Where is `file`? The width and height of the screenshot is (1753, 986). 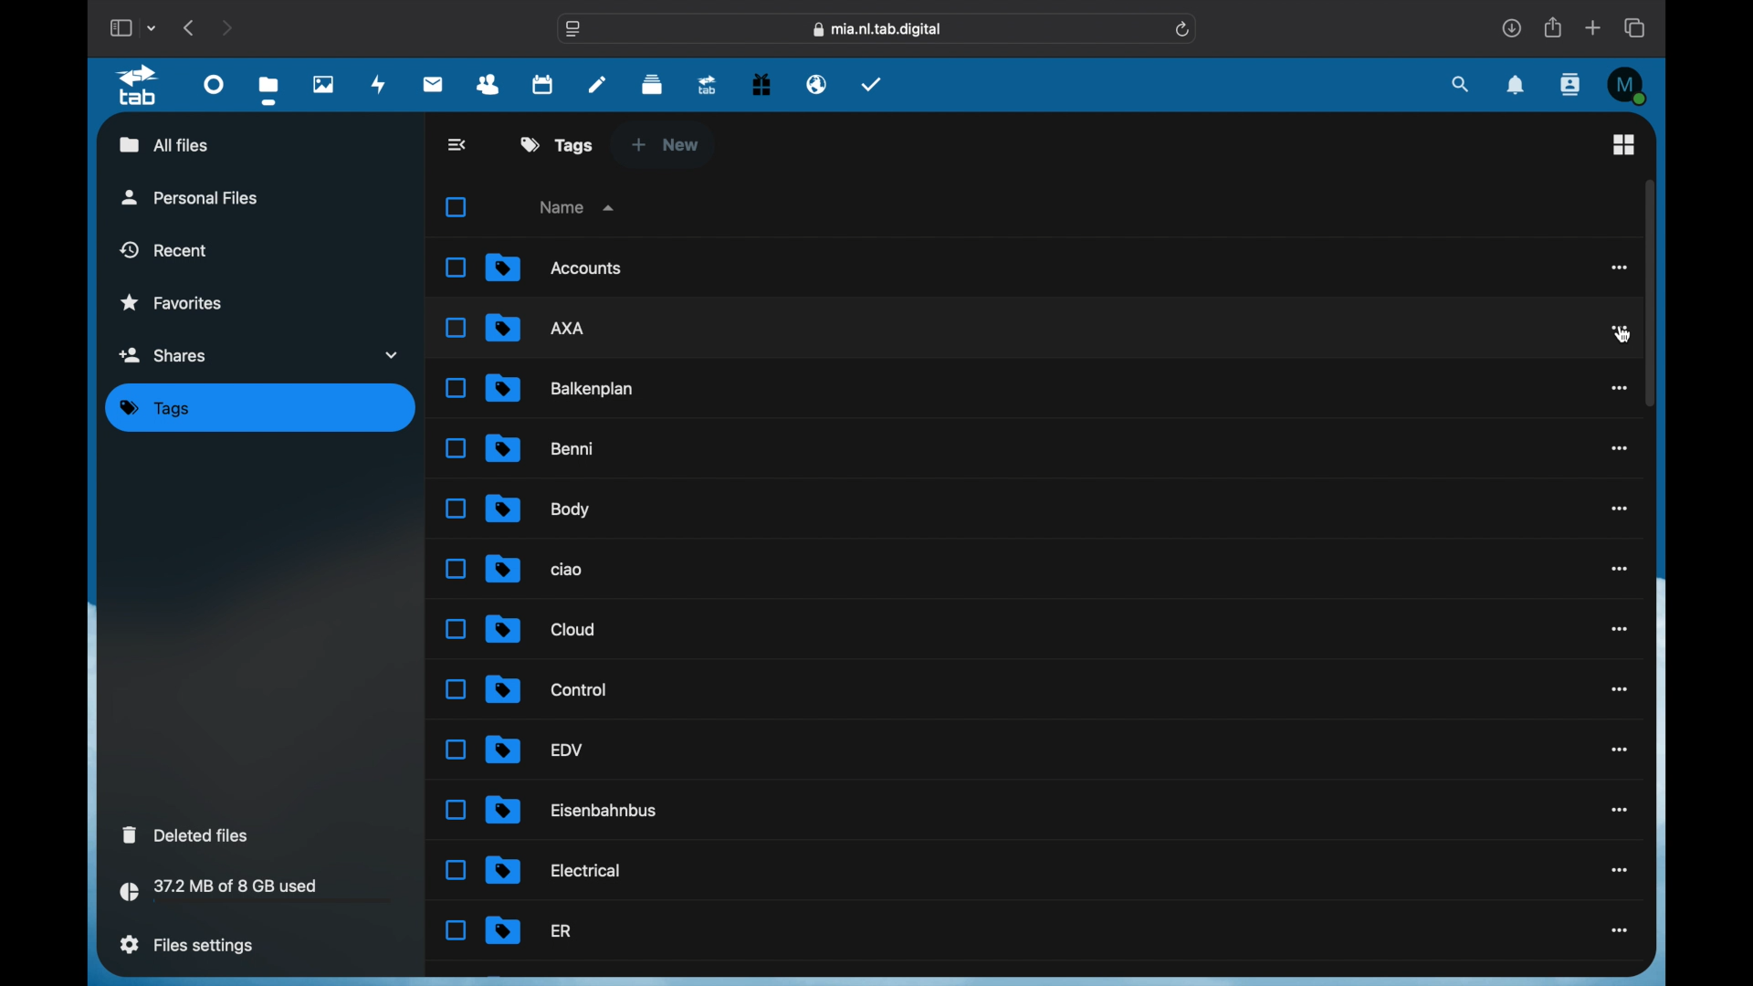 file is located at coordinates (541, 628).